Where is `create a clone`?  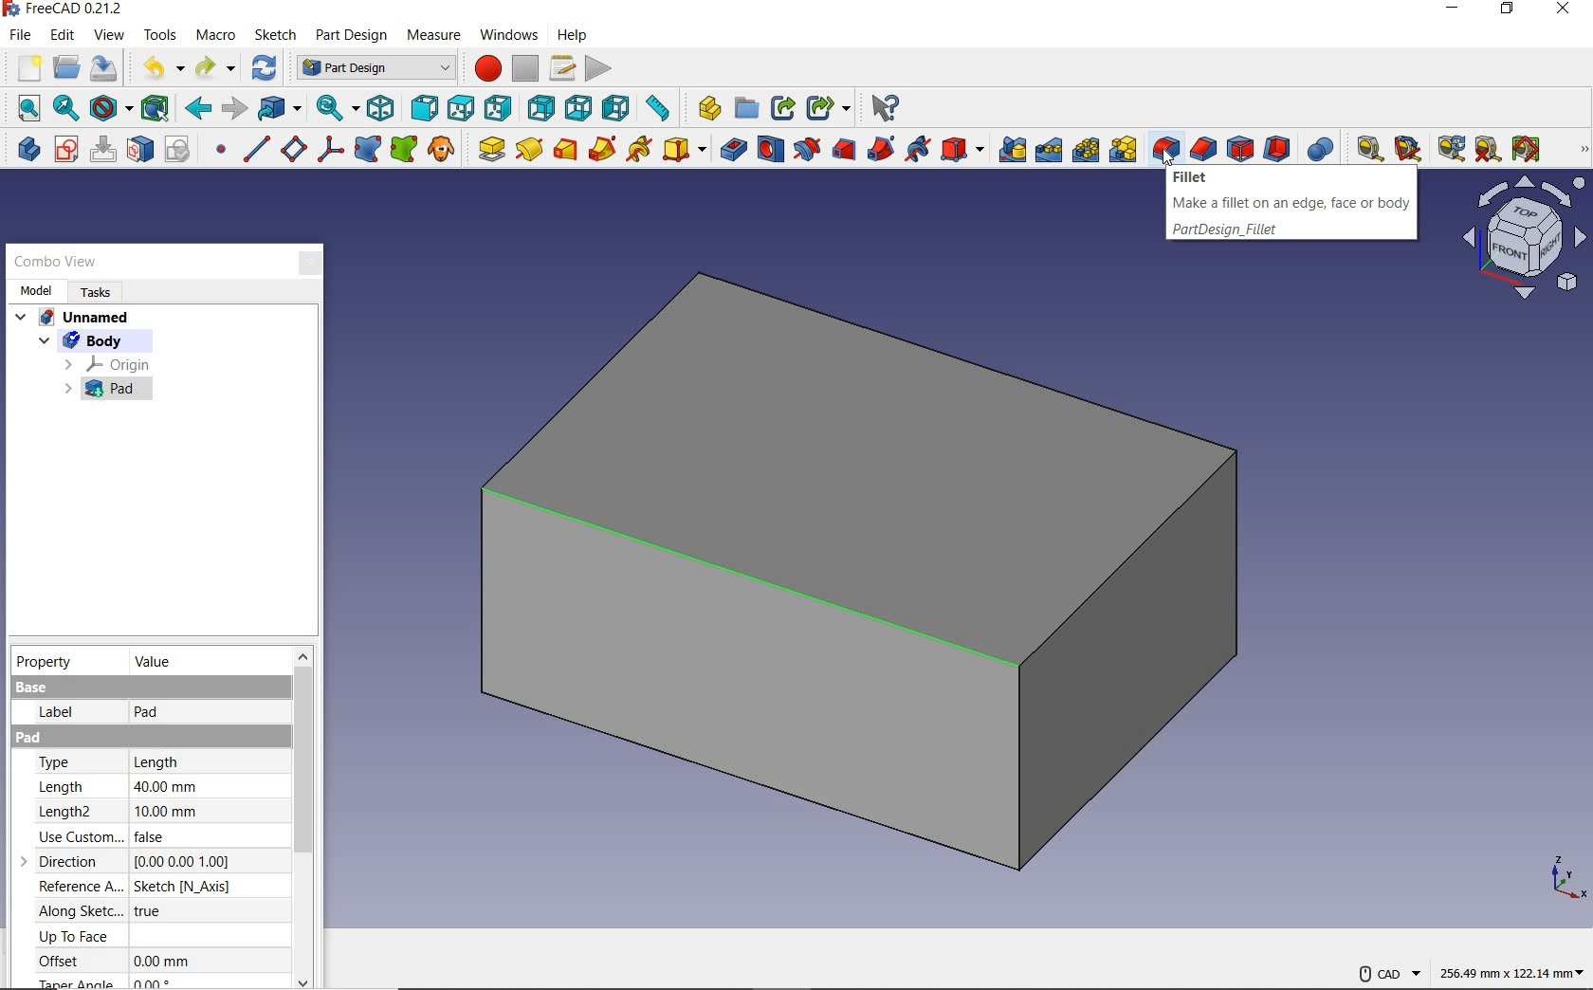
create a clone is located at coordinates (444, 151).